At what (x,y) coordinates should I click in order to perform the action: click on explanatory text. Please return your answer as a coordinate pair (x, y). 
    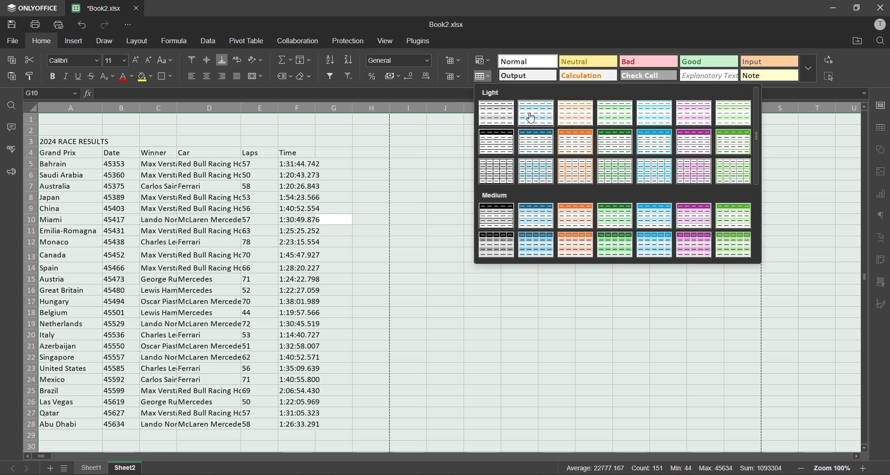
    Looking at the image, I should click on (710, 75).